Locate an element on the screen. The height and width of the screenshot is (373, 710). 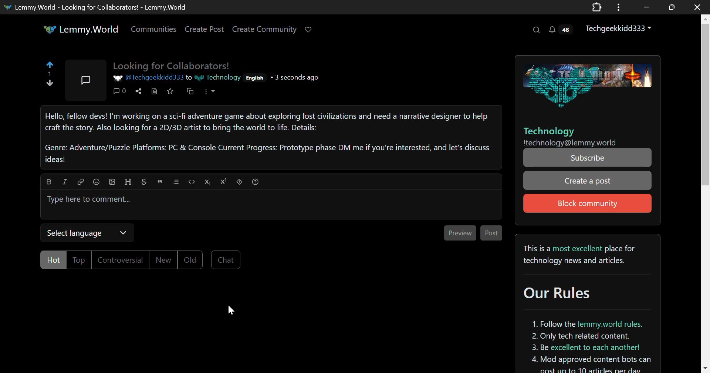
link is located at coordinates (80, 181).